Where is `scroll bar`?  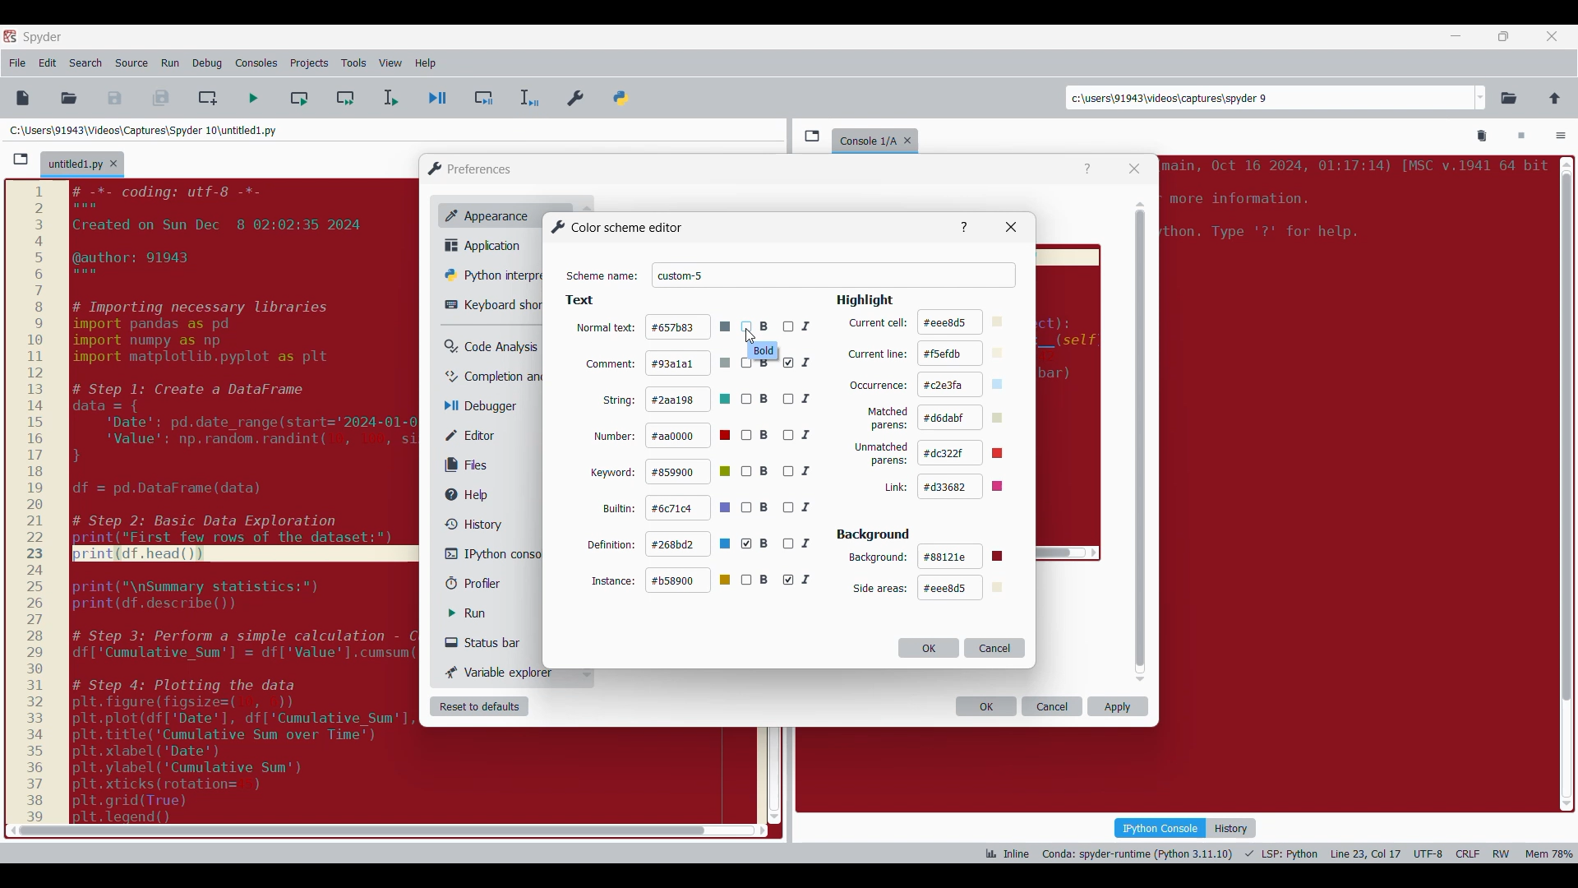 scroll bar is located at coordinates (357, 830).